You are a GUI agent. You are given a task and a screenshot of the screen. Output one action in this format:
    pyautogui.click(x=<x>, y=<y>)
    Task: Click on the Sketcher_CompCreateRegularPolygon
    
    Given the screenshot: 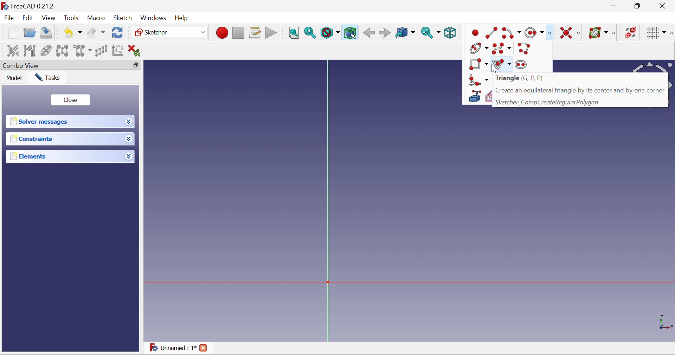 What is the action you would take?
    pyautogui.click(x=580, y=103)
    